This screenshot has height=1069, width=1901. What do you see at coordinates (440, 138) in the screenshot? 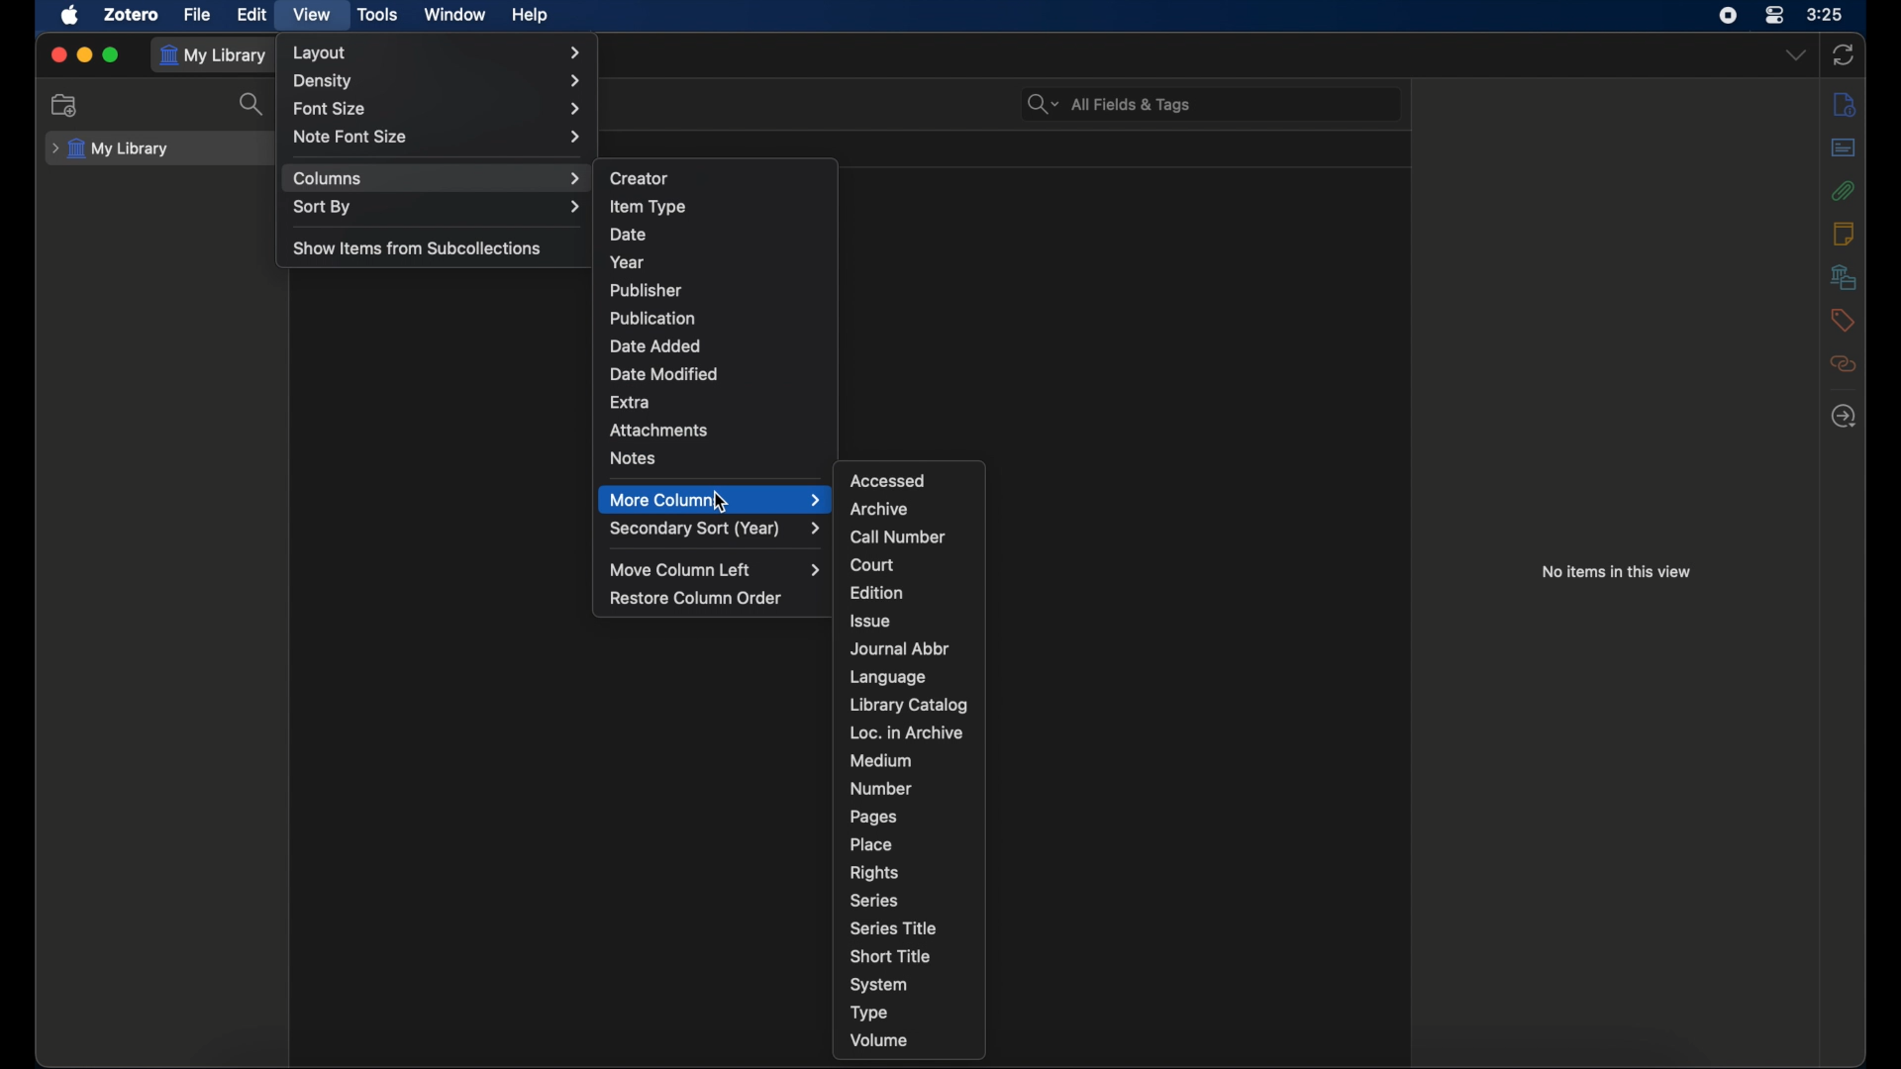
I see `note font size` at bounding box center [440, 138].